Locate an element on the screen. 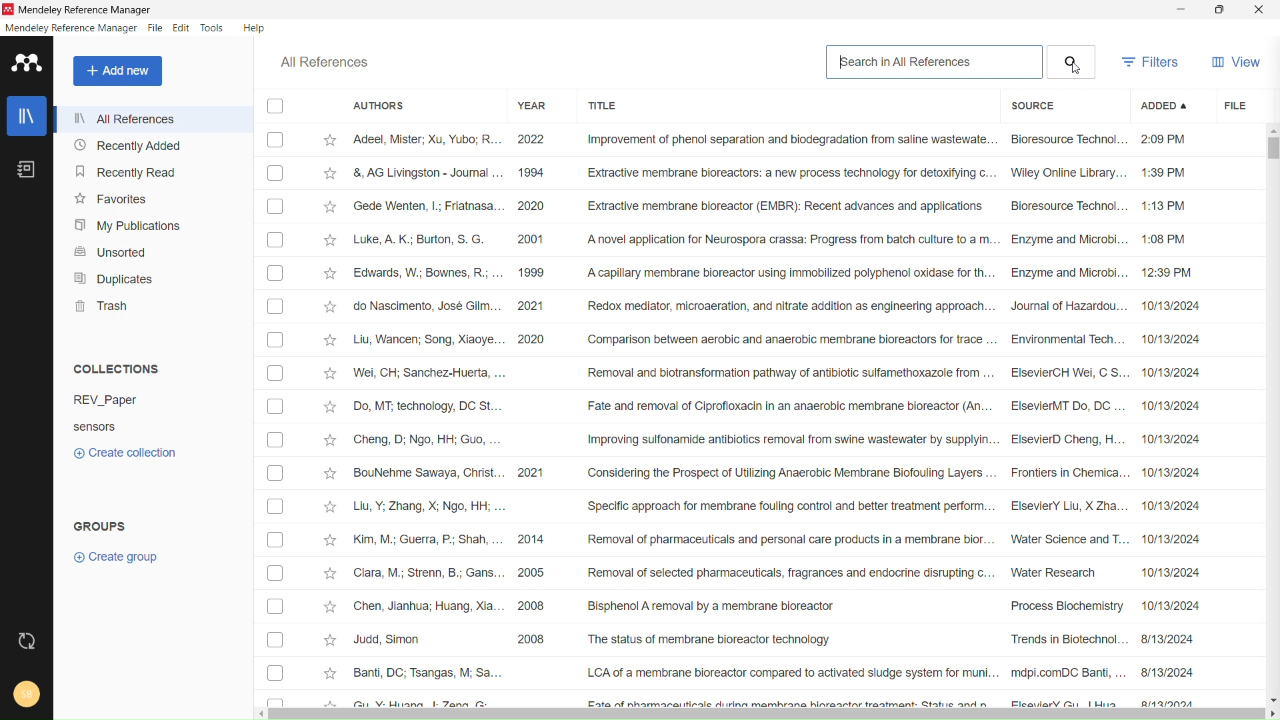 The width and height of the screenshot is (1280, 720). Checkbox is located at coordinates (276, 476).